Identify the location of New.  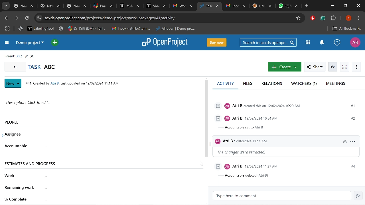
(13, 83).